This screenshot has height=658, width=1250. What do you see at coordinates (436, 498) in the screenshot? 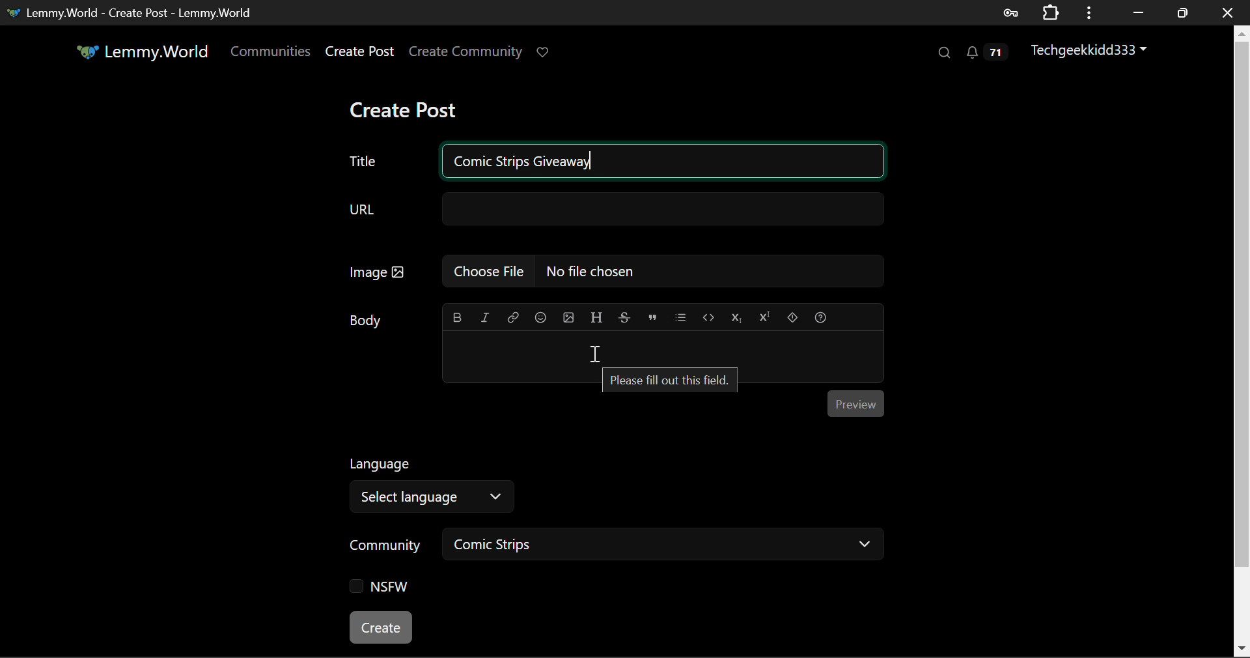
I see `Select Language` at bounding box center [436, 498].